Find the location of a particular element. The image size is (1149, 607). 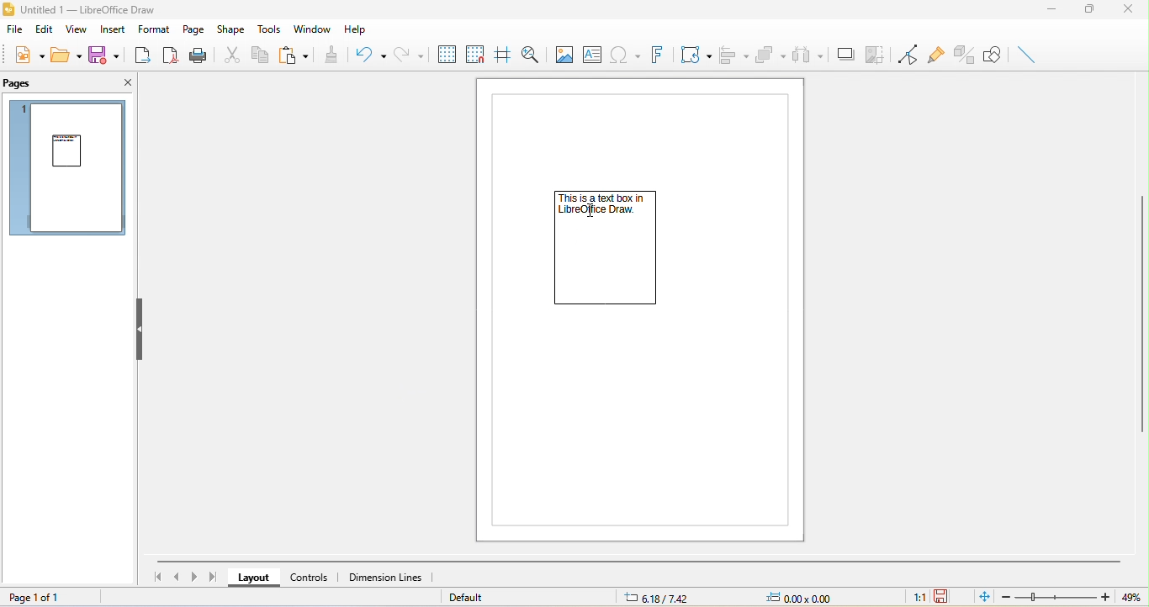

file is located at coordinates (17, 30).